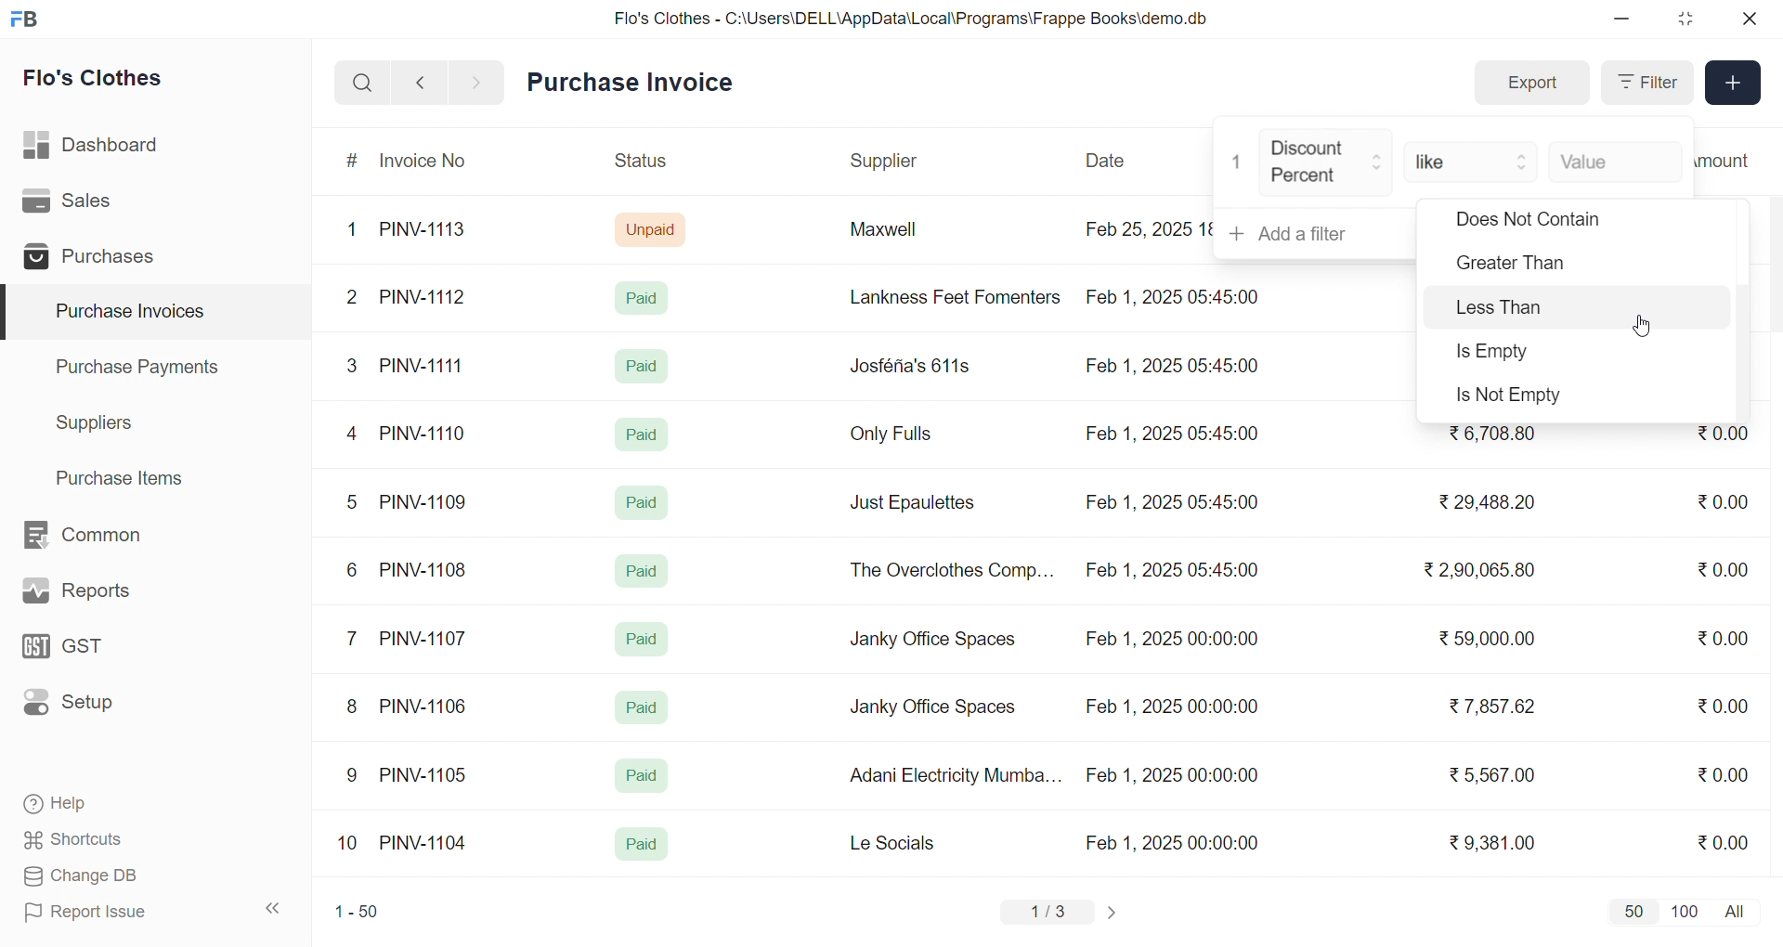  I want to click on ₹0.00, so click(1712, 502).